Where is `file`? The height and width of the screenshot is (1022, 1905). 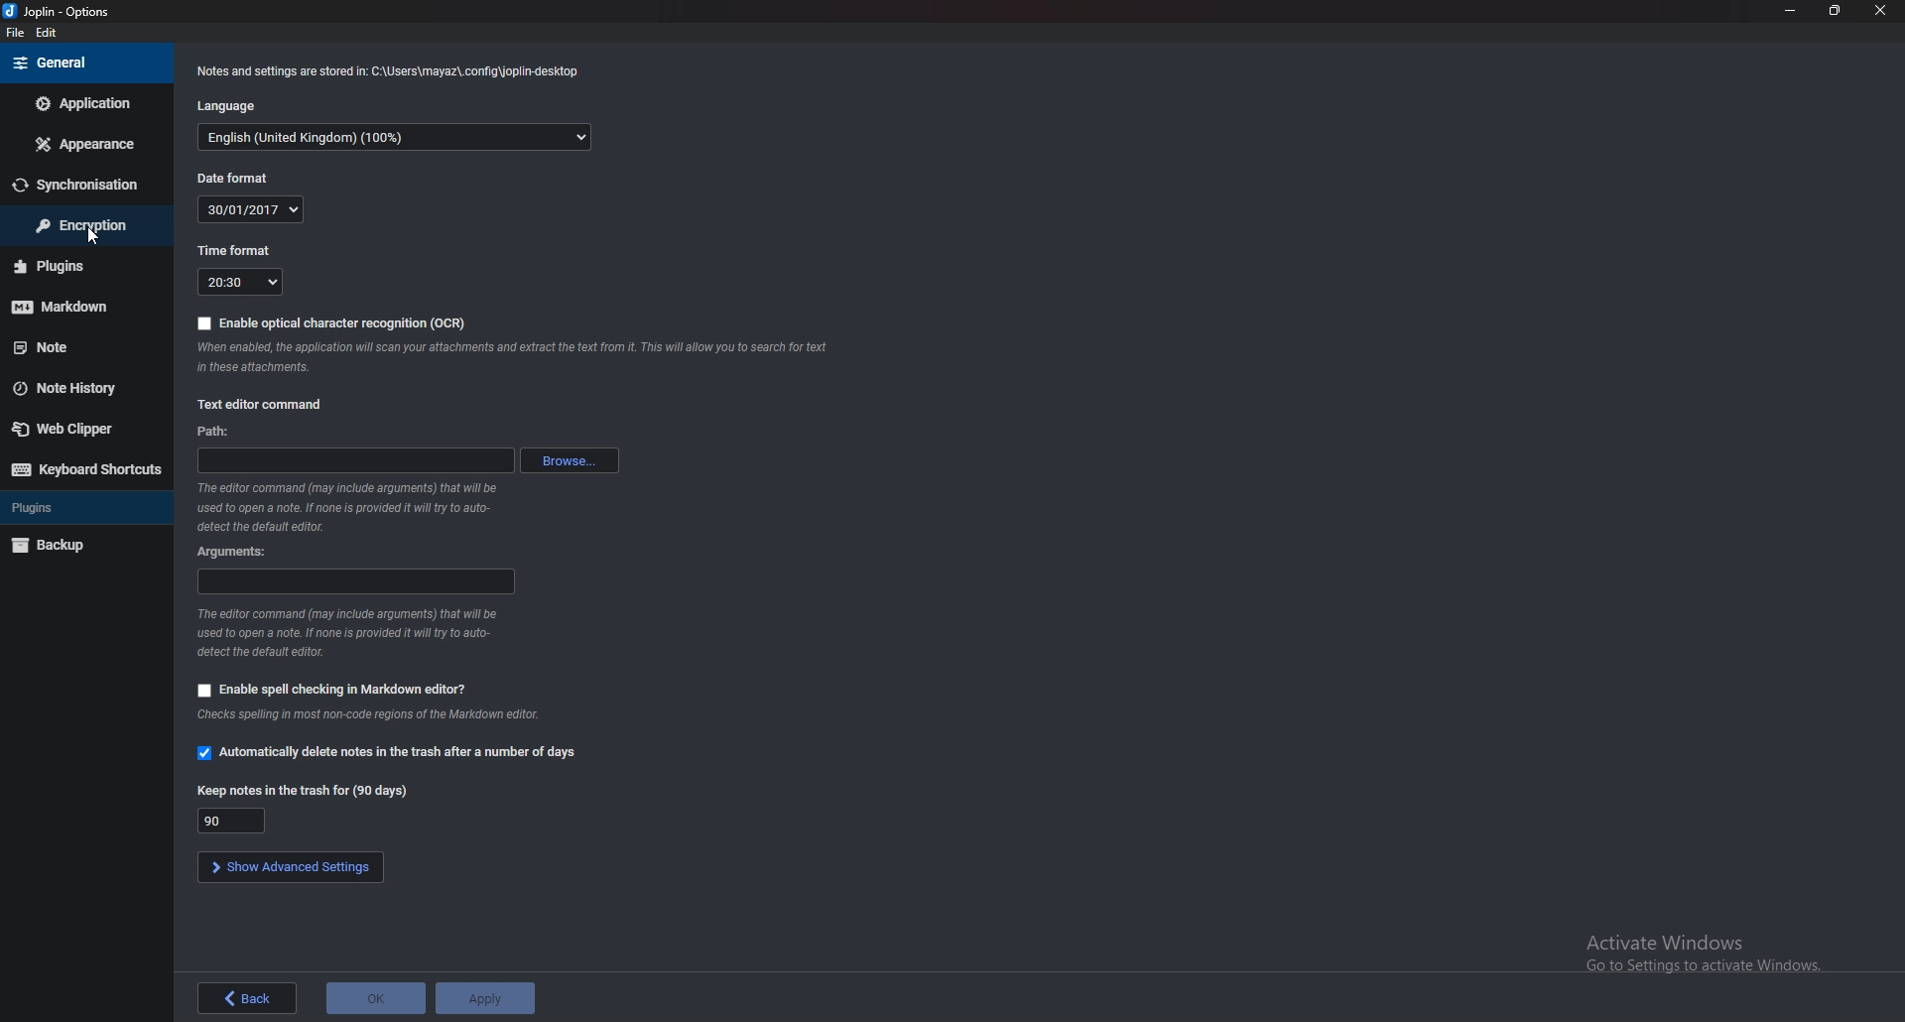 file is located at coordinates (16, 33).